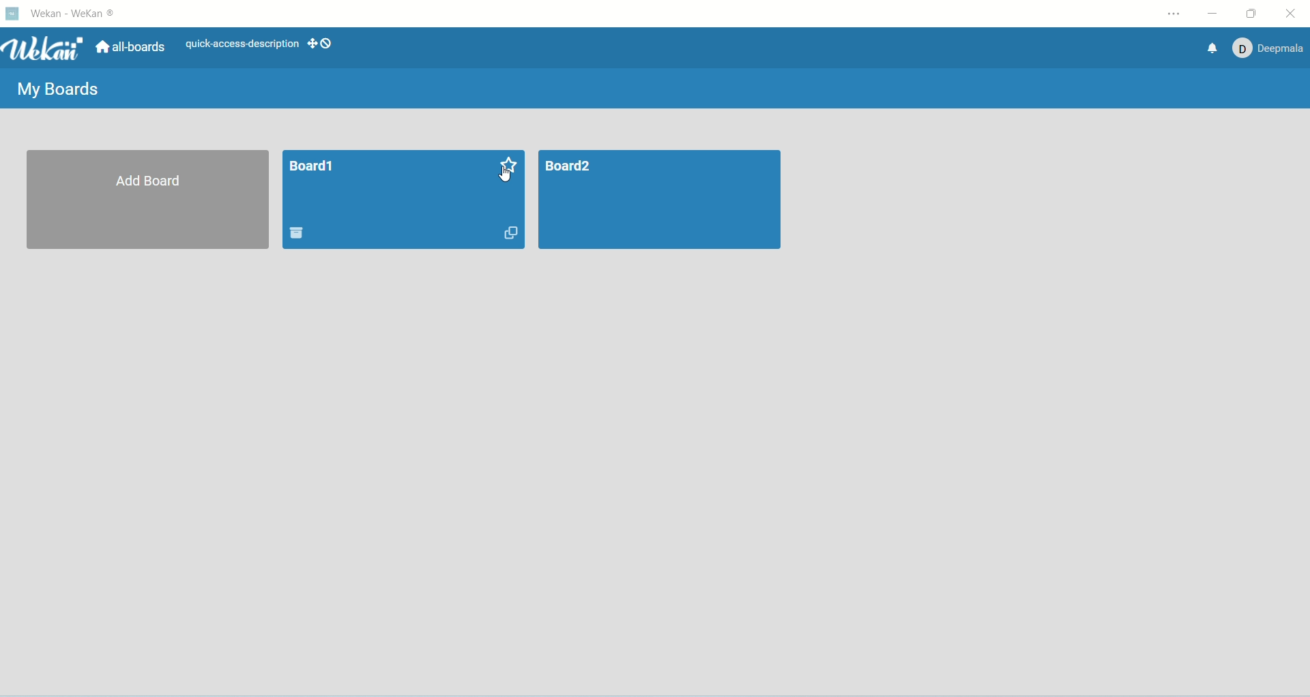 This screenshot has width=1310, height=697. Describe the element at coordinates (1213, 14) in the screenshot. I see `minimize` at that location.